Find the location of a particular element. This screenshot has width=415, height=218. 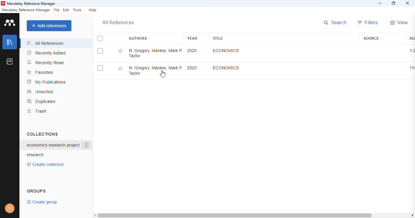

edit is located at coordinates (67, 10).